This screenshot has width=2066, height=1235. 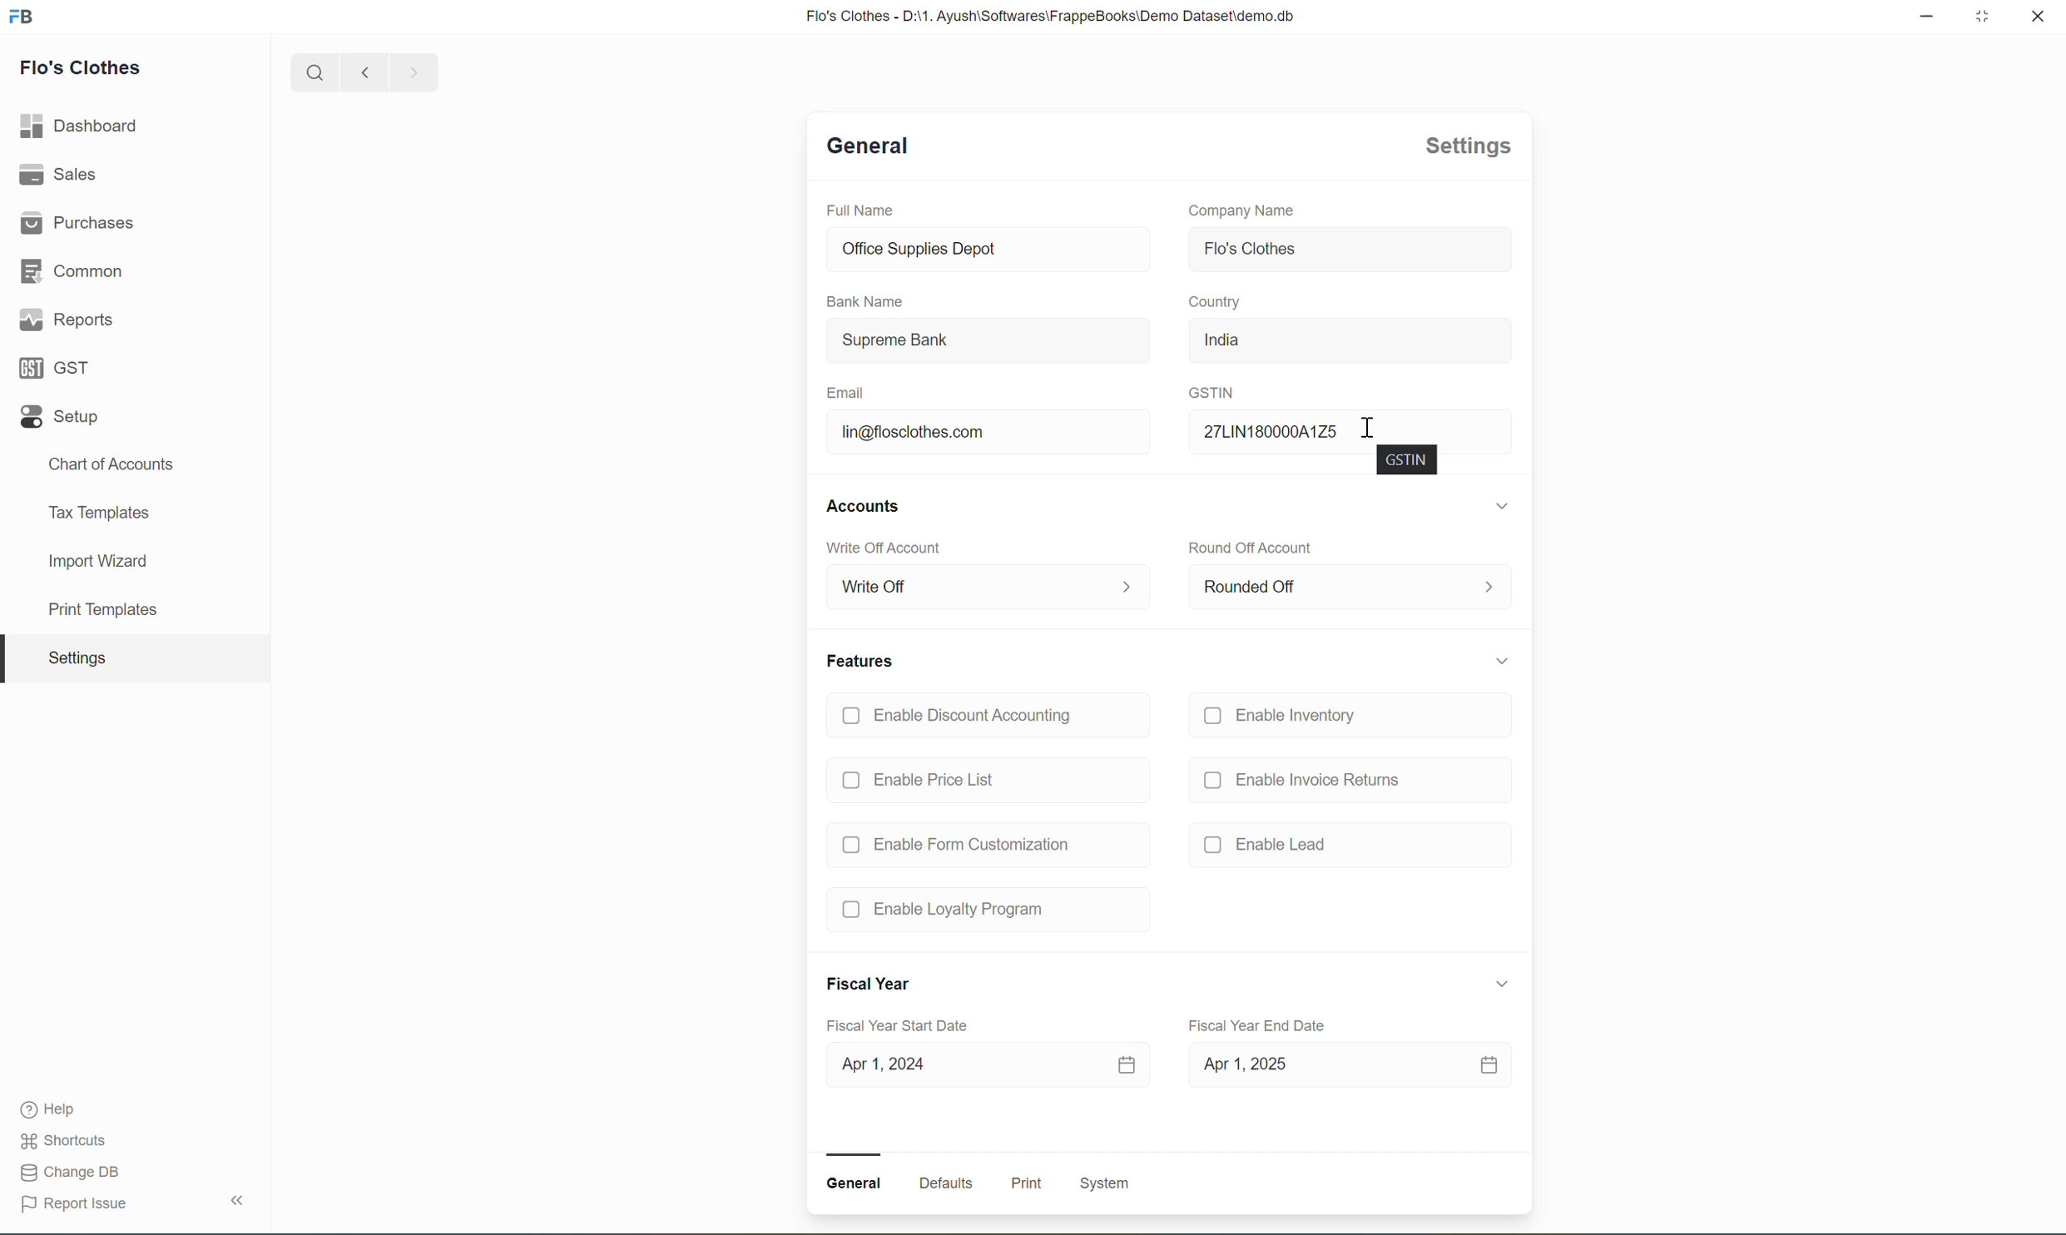 What do you see at coordinates (1270, 843) in the screenshot?
I see `(J Enable Lead` at bounding box center [1270, 843].